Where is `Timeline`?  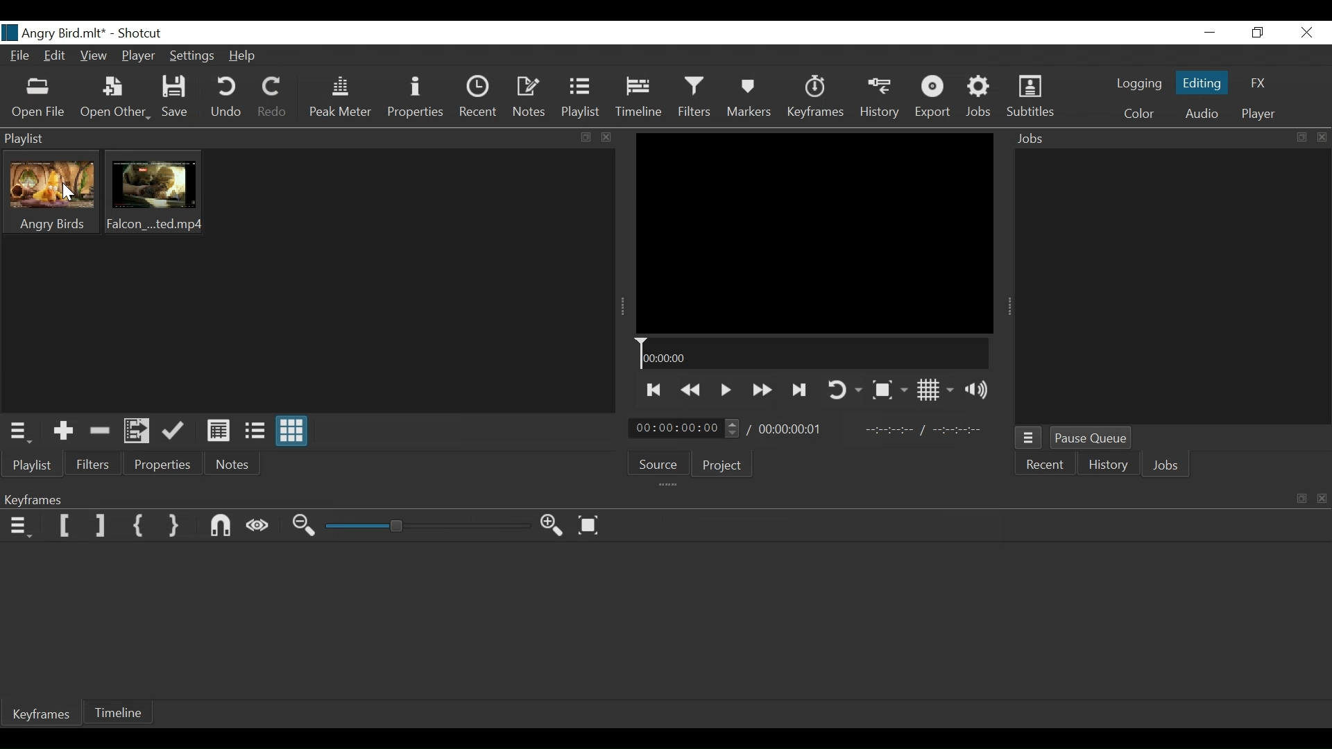 Timeline is located at coordinates (638, 100).